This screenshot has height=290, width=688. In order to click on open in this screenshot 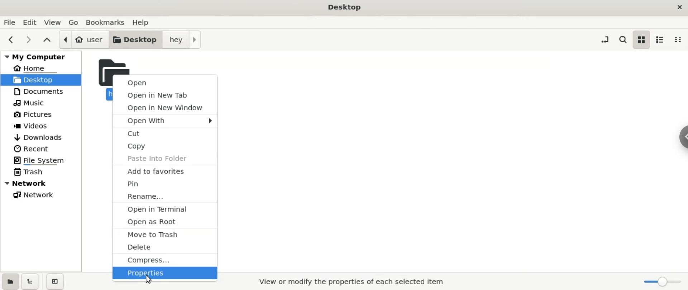, I will do `click(166, 82)`.